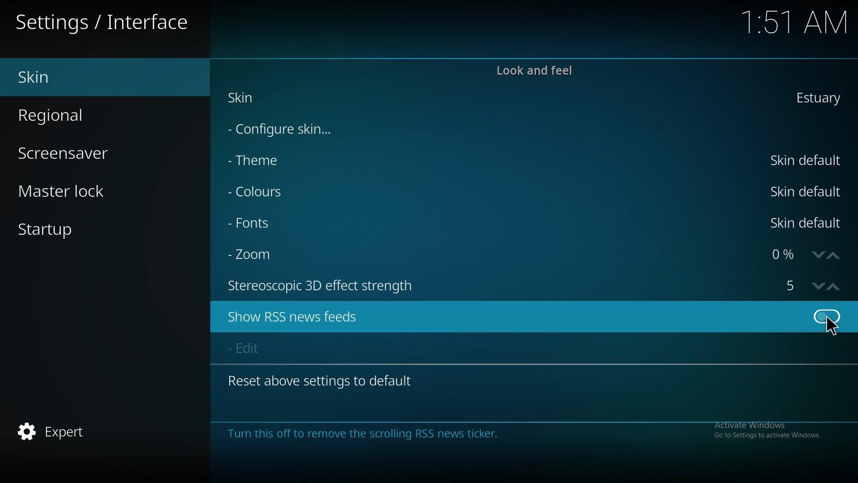  Describe the element at coordinates (808, 160) in the screenshot. I see `skin default` at that location.